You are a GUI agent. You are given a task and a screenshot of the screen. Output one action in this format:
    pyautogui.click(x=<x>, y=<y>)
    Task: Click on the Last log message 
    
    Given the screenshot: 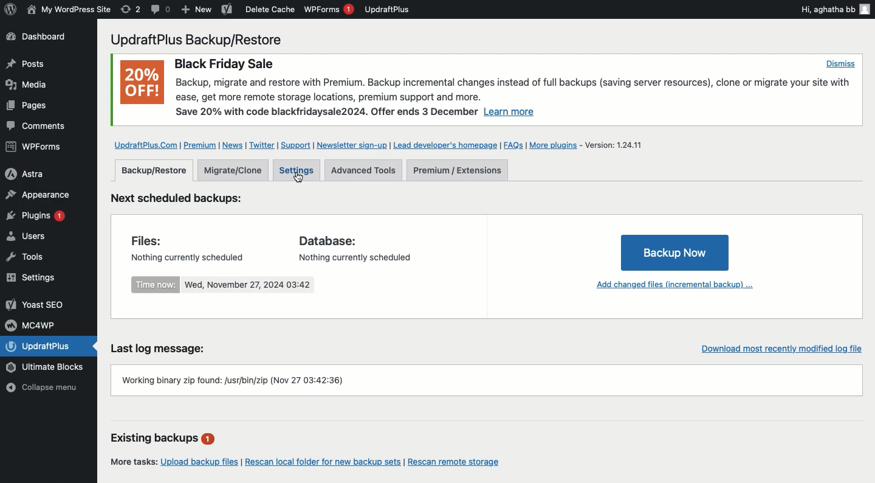 What is the action you would take?
    pyautogui.click(x=159, y=349)
    